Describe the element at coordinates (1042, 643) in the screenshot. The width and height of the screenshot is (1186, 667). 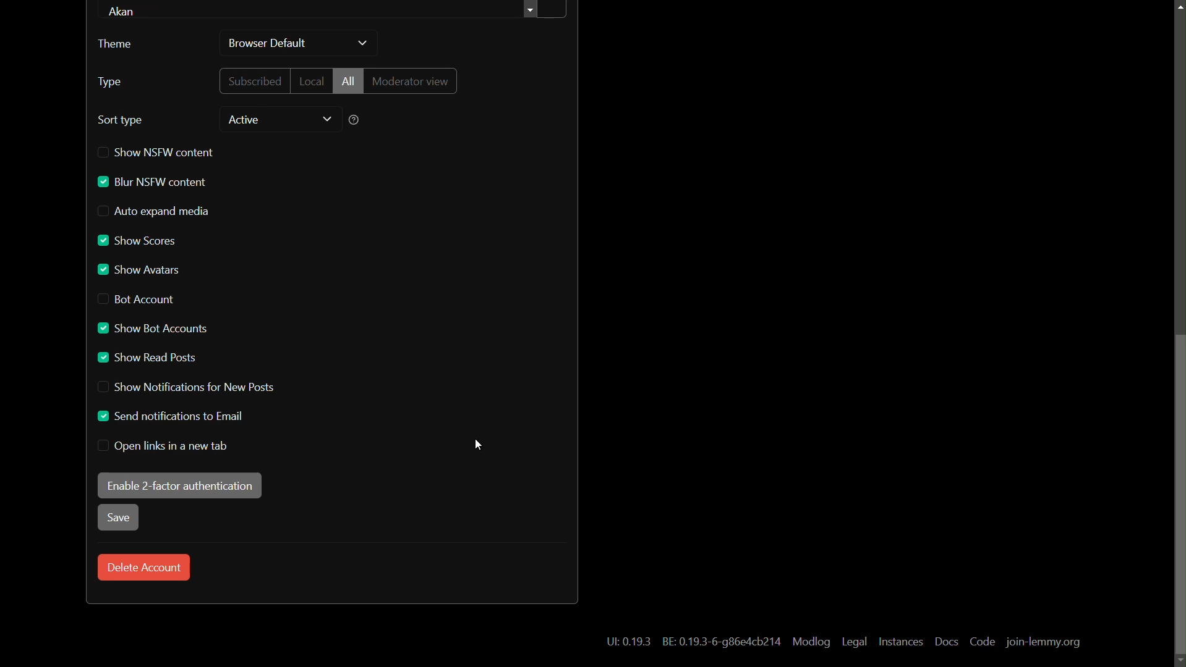
I see `join lemmy.org` at that location.